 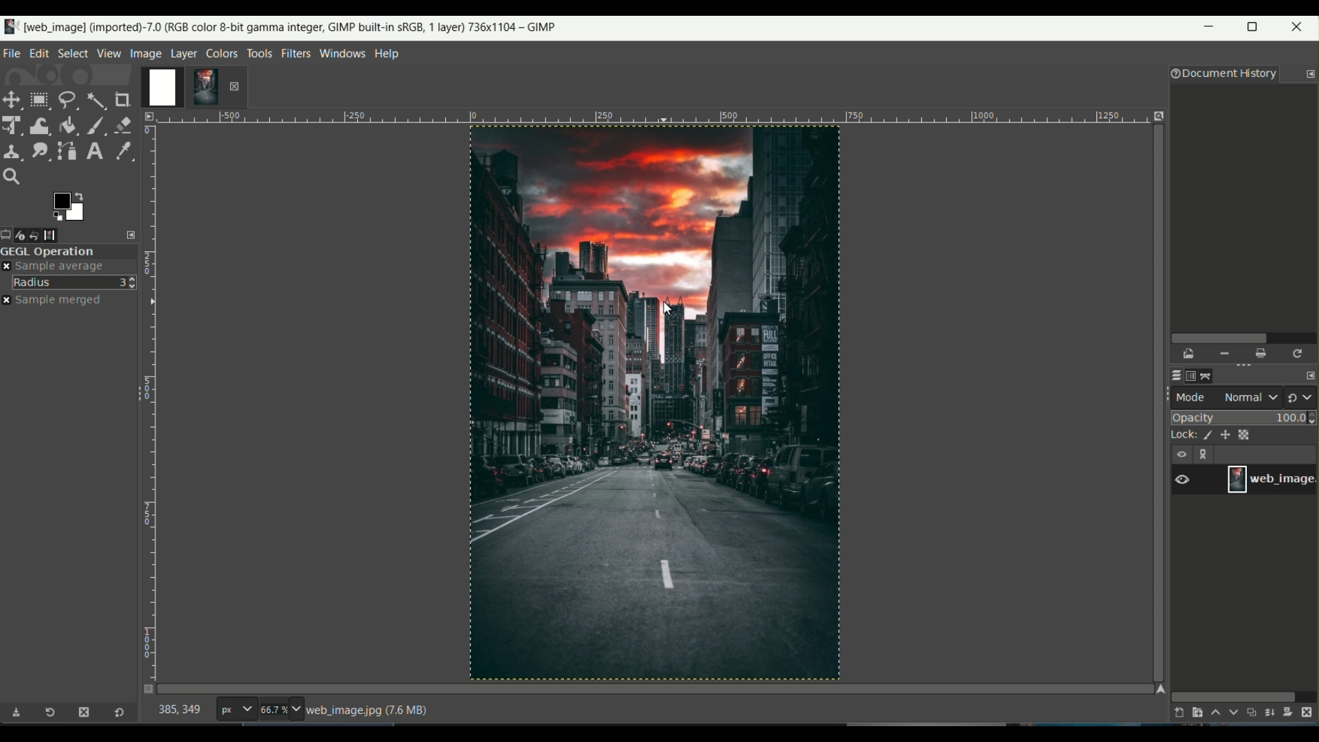 I want to click on transformation tool, so click(x=40, y=124).